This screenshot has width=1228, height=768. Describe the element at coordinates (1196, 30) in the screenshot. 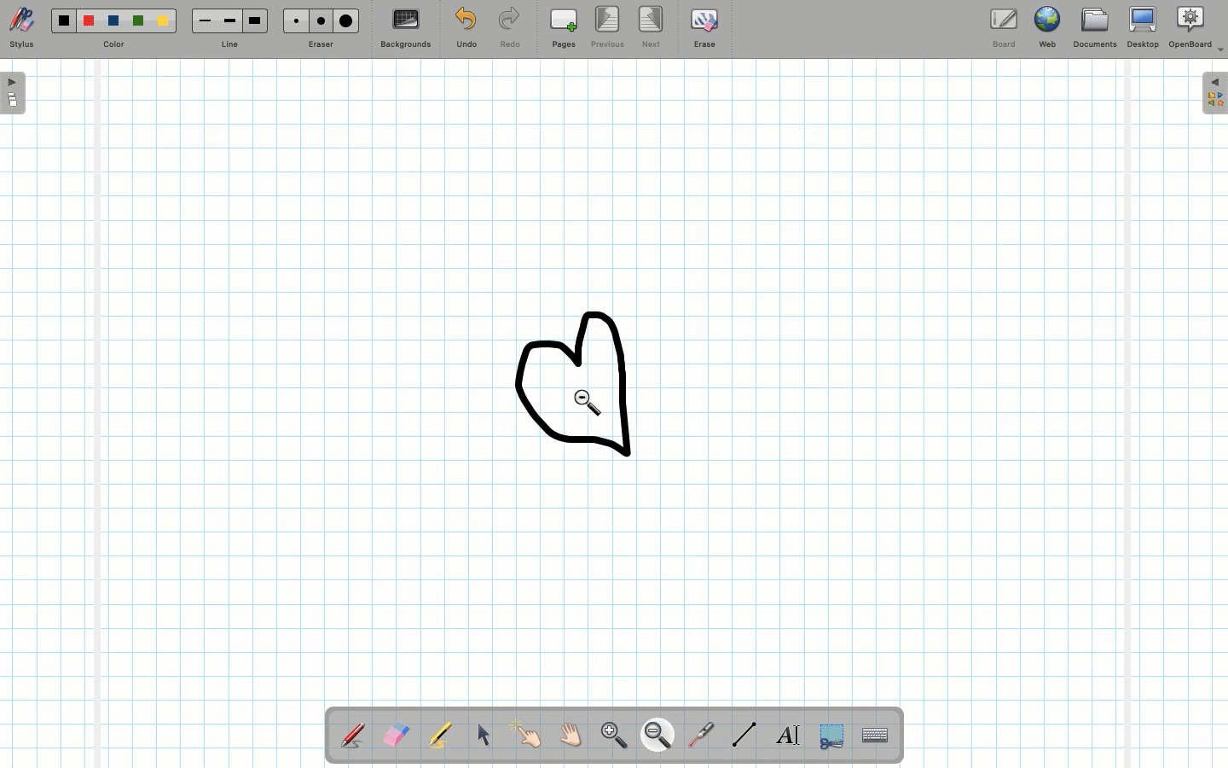

I see `OpenBoard` at that location.